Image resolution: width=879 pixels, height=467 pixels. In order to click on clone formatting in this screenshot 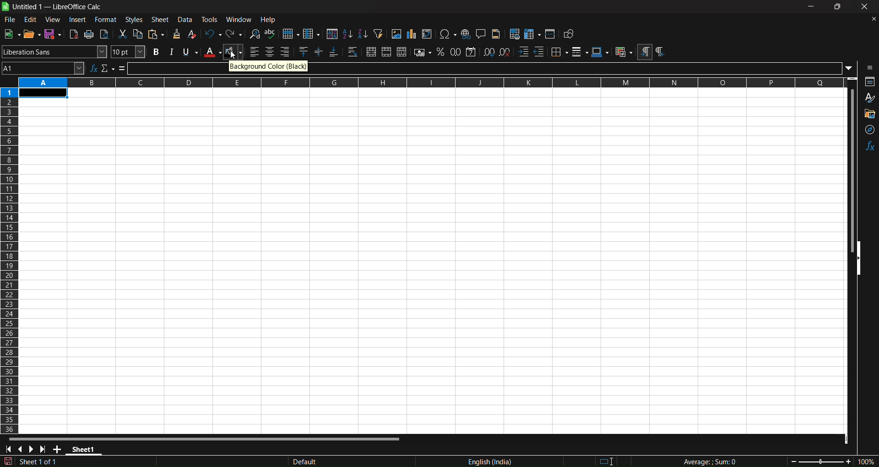, I will do `click(176, 33)`.